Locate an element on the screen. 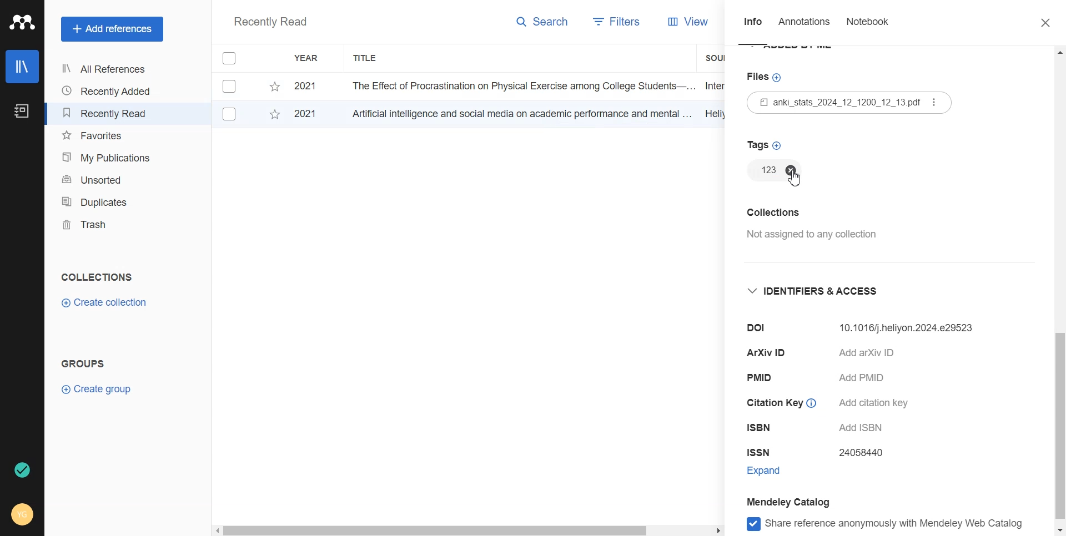 The height and width of the screenshot is (536, 1066). Filters is located at coordinates (612, 23).